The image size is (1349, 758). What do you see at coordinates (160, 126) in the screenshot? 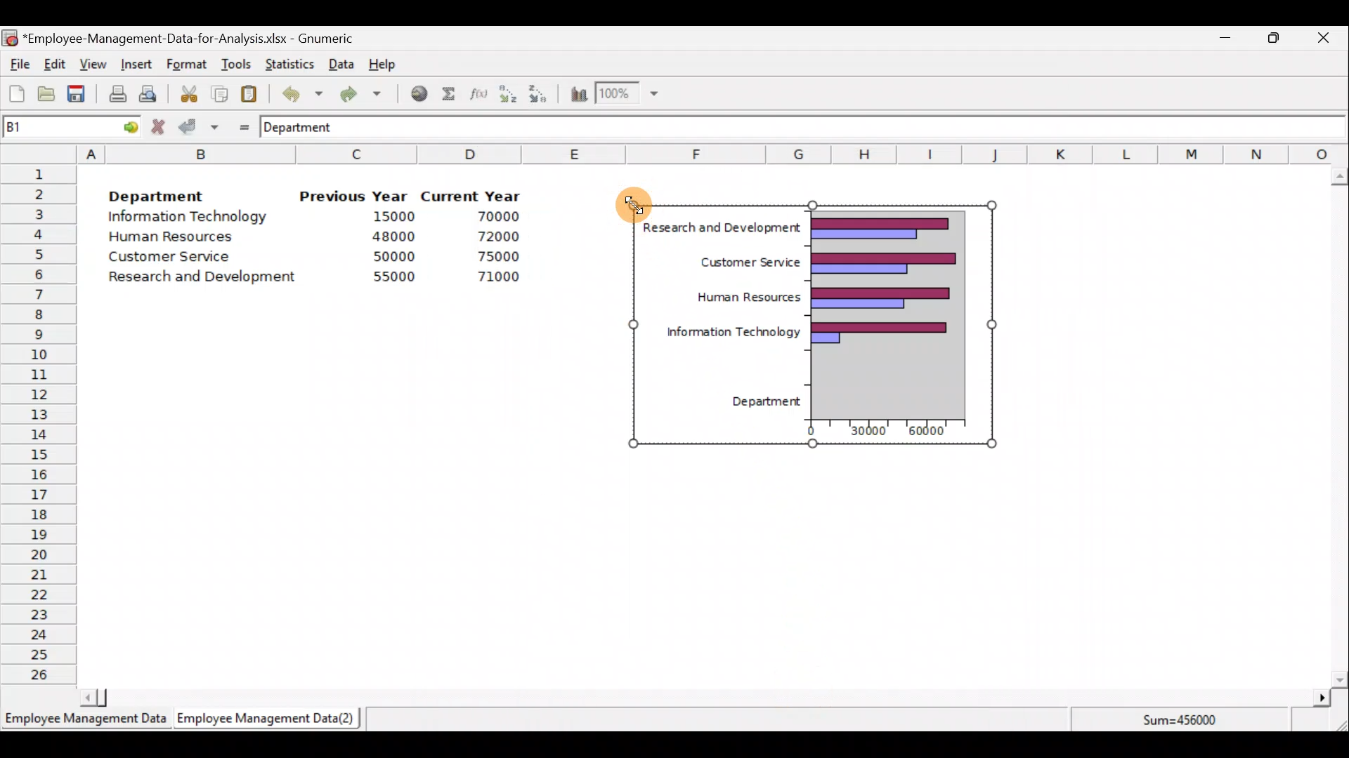
I see `Cancel change` at bounding box center [160, 126].